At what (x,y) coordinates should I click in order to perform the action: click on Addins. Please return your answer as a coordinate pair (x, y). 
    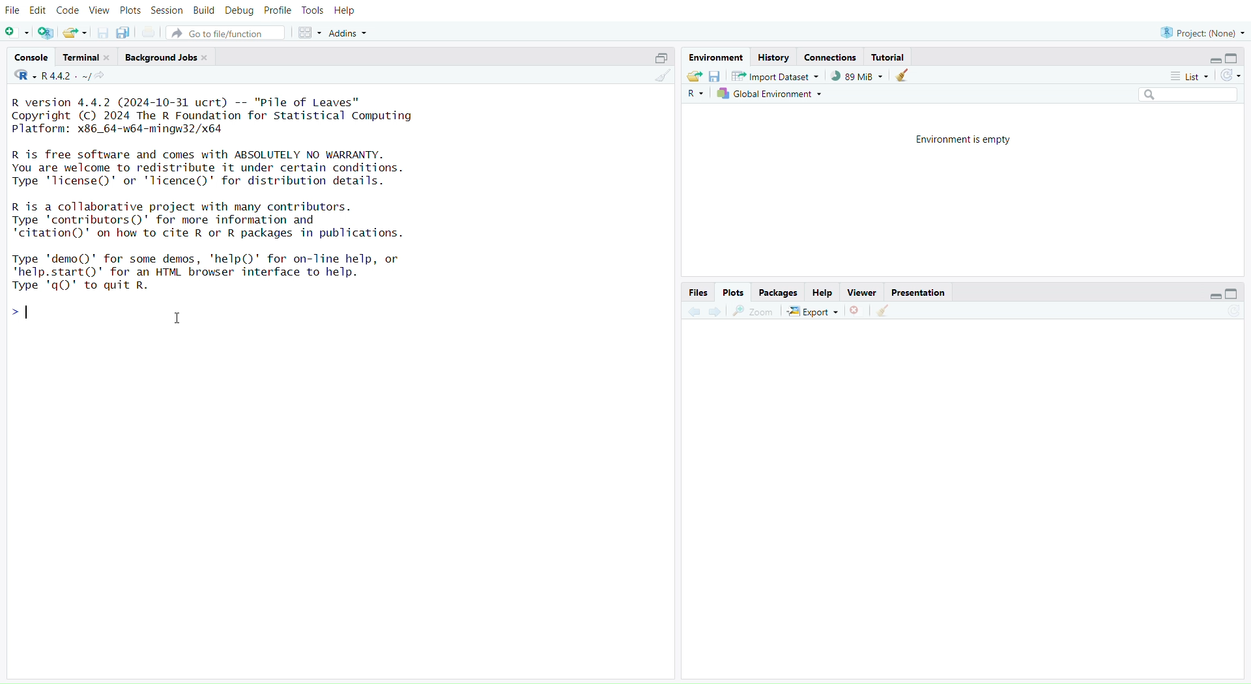
    Looking at the image, I should click on (348, 33).